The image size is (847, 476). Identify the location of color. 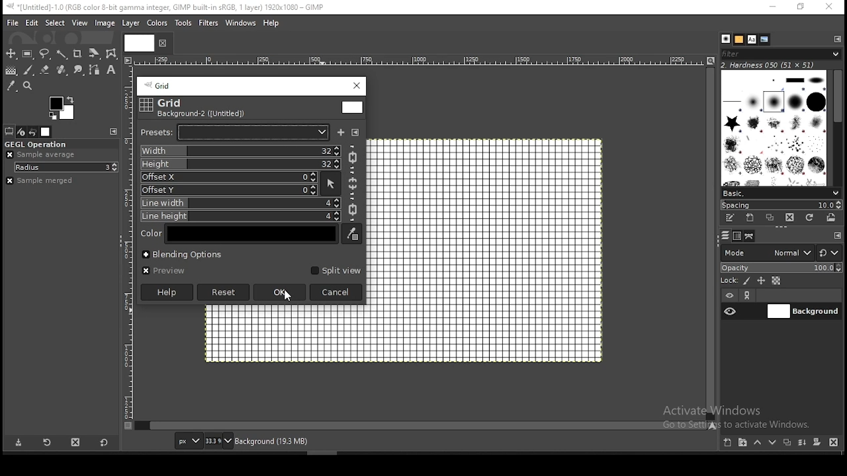
(152, 234).